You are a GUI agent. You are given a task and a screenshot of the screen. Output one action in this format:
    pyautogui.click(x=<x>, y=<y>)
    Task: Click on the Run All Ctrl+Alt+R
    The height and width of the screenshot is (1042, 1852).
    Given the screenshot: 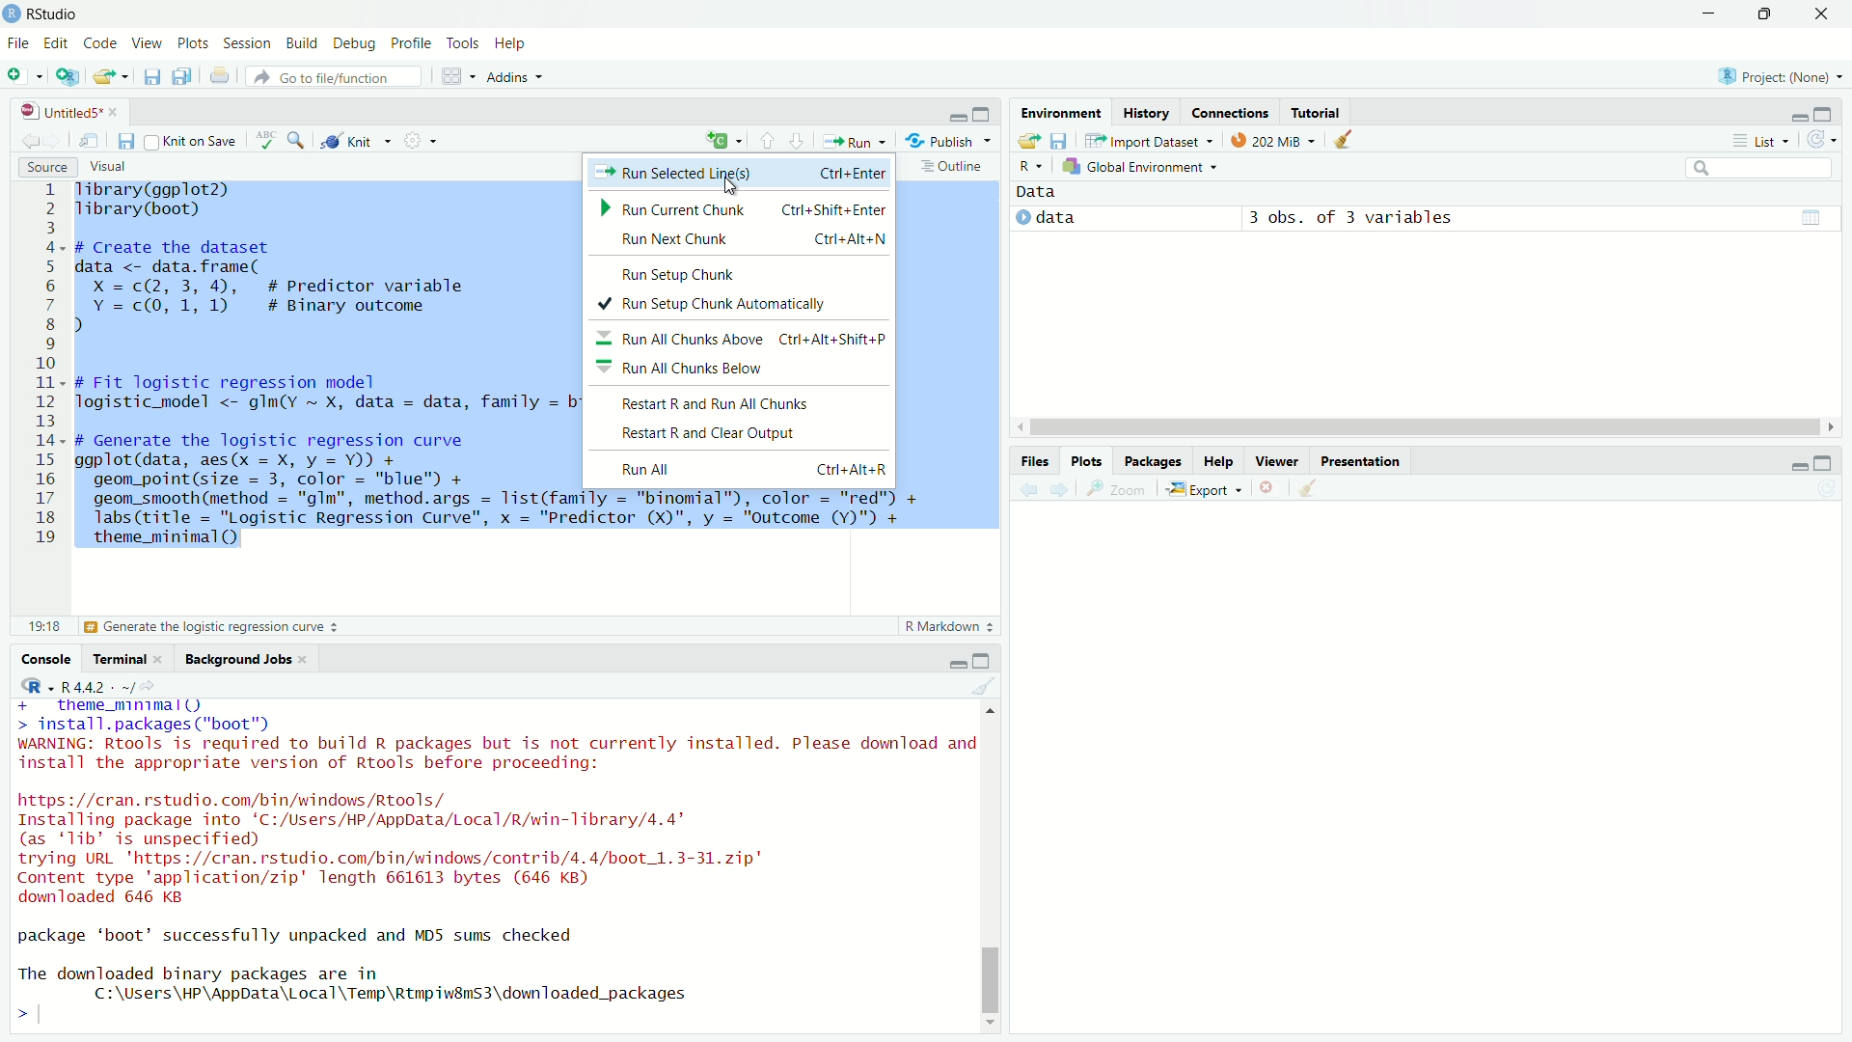 What is the action you would take?
    pyautogui.click(x=741, y=470)
    